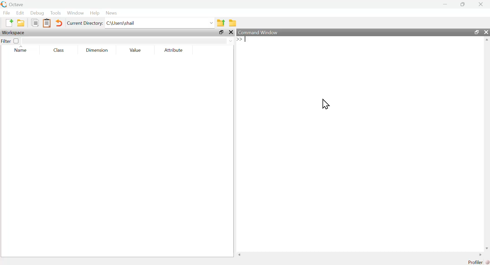 This screenshot has height=265, width=490. Describe the element at coordinates (221, 23) in the screenshot. I see `Previous Folder` at that location.